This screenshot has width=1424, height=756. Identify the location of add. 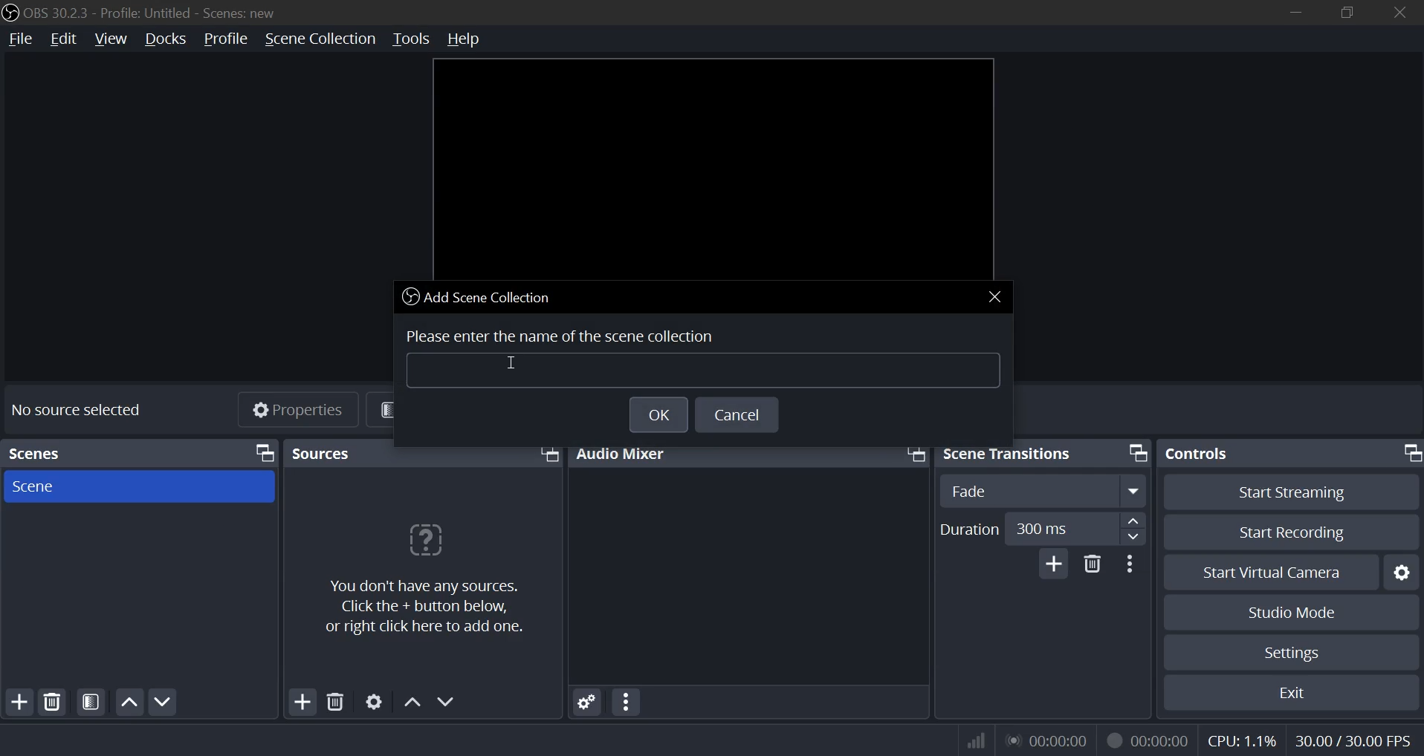
(22, 700).